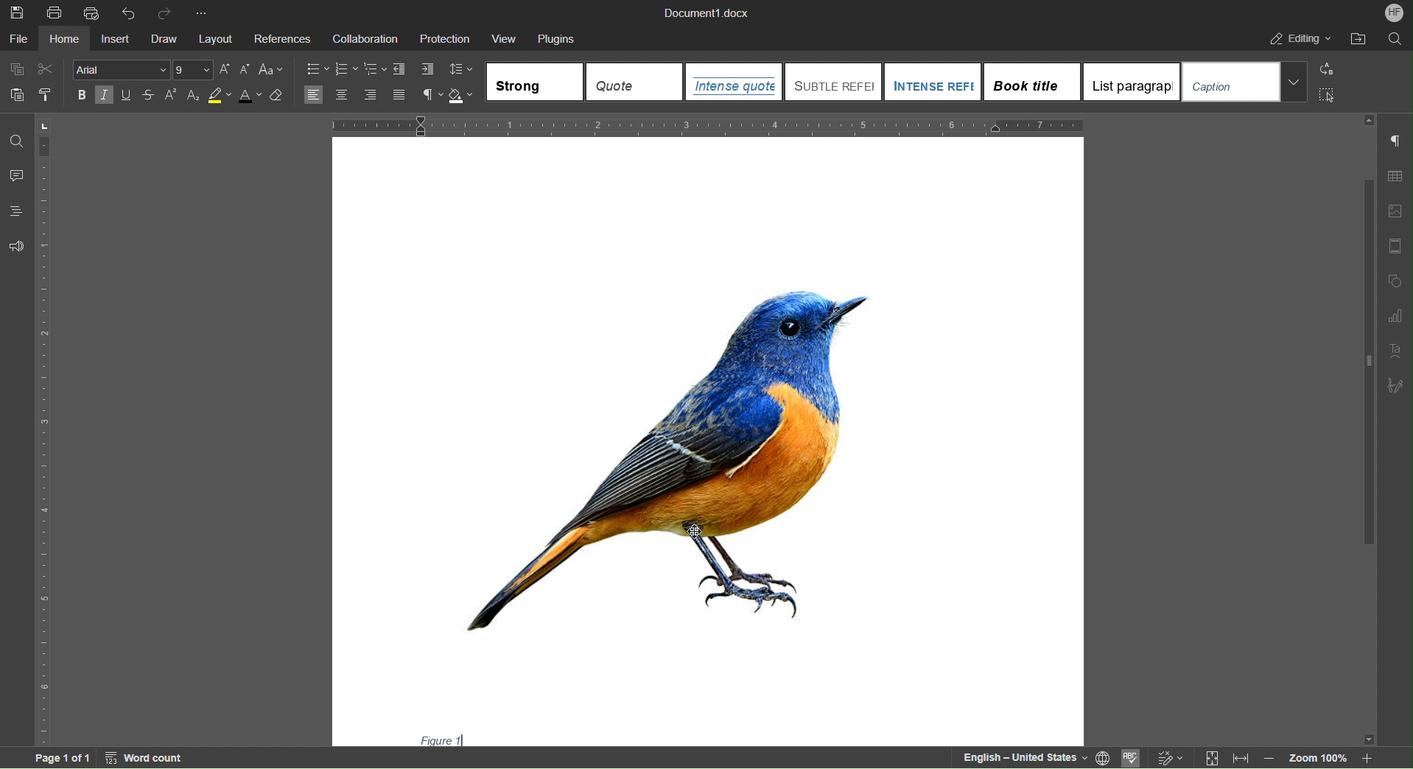 This screenshot has width=1413, height=769. What do you see at coordinates (1394, 351) in the screenshot?
I see `Text Art` at bounding box center [1394, 351].